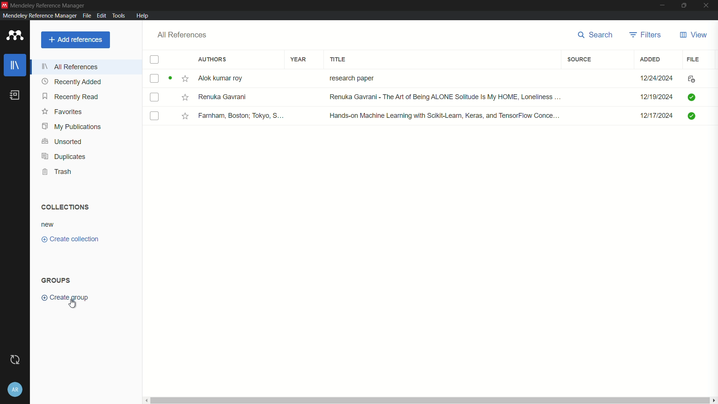 This screenshot has height=404, width=718. Describe the element at coordinates (156, 98) in the screenshot. I see `book-2` at that location.